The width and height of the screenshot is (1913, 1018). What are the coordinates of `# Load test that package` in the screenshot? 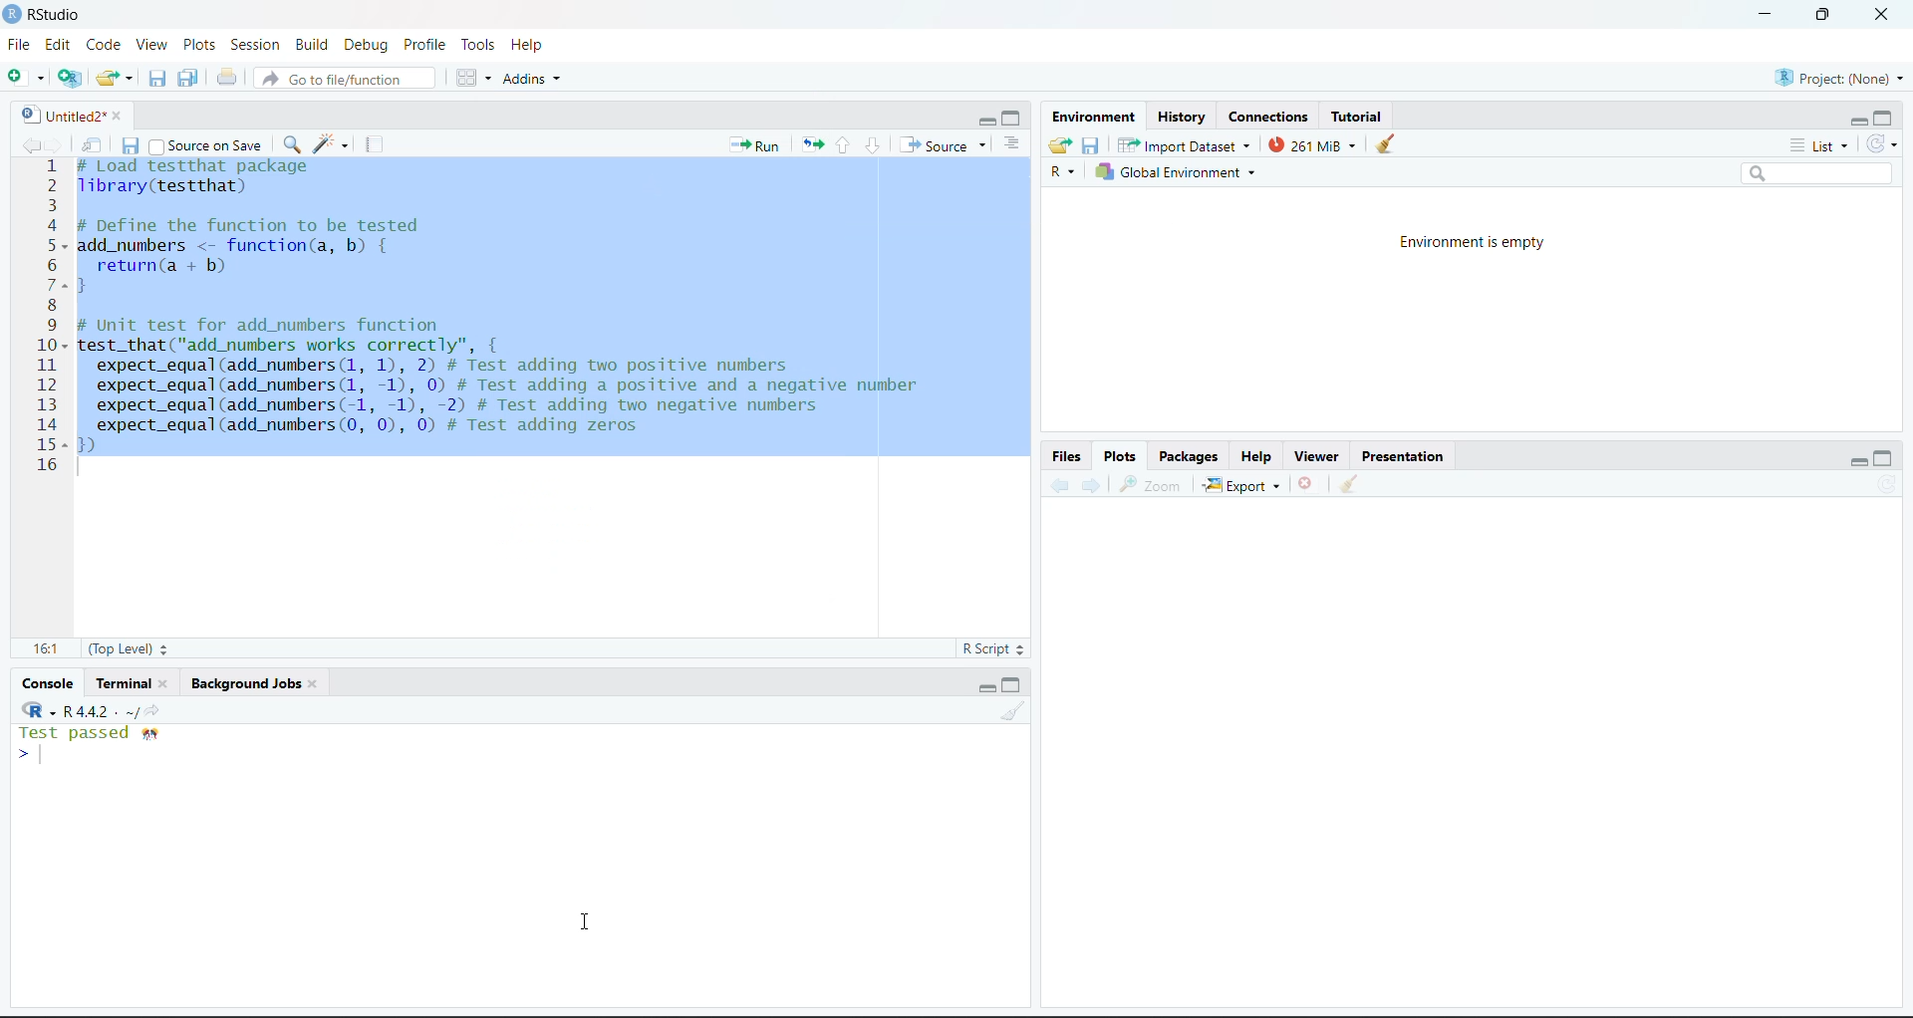 It's located at (193, 165).